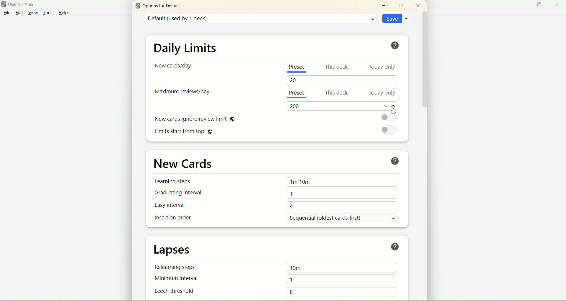  What do you see at coordinates (184, 164) in the screenshot?
I see `new cards` at bounding box center [184, 164].